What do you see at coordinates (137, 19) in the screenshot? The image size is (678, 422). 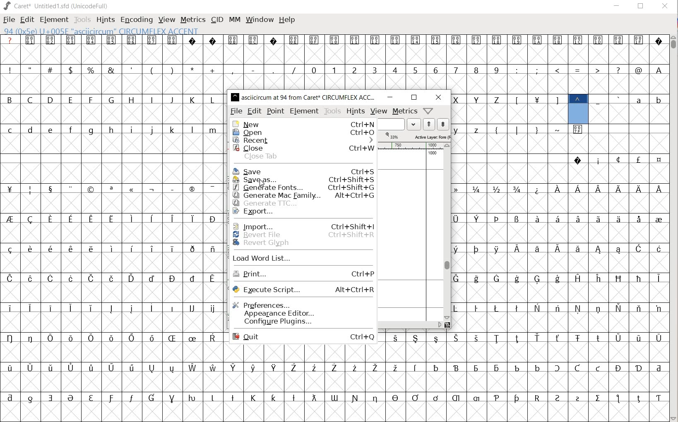 I see `ENCODING` at bounding box center [137, 19].